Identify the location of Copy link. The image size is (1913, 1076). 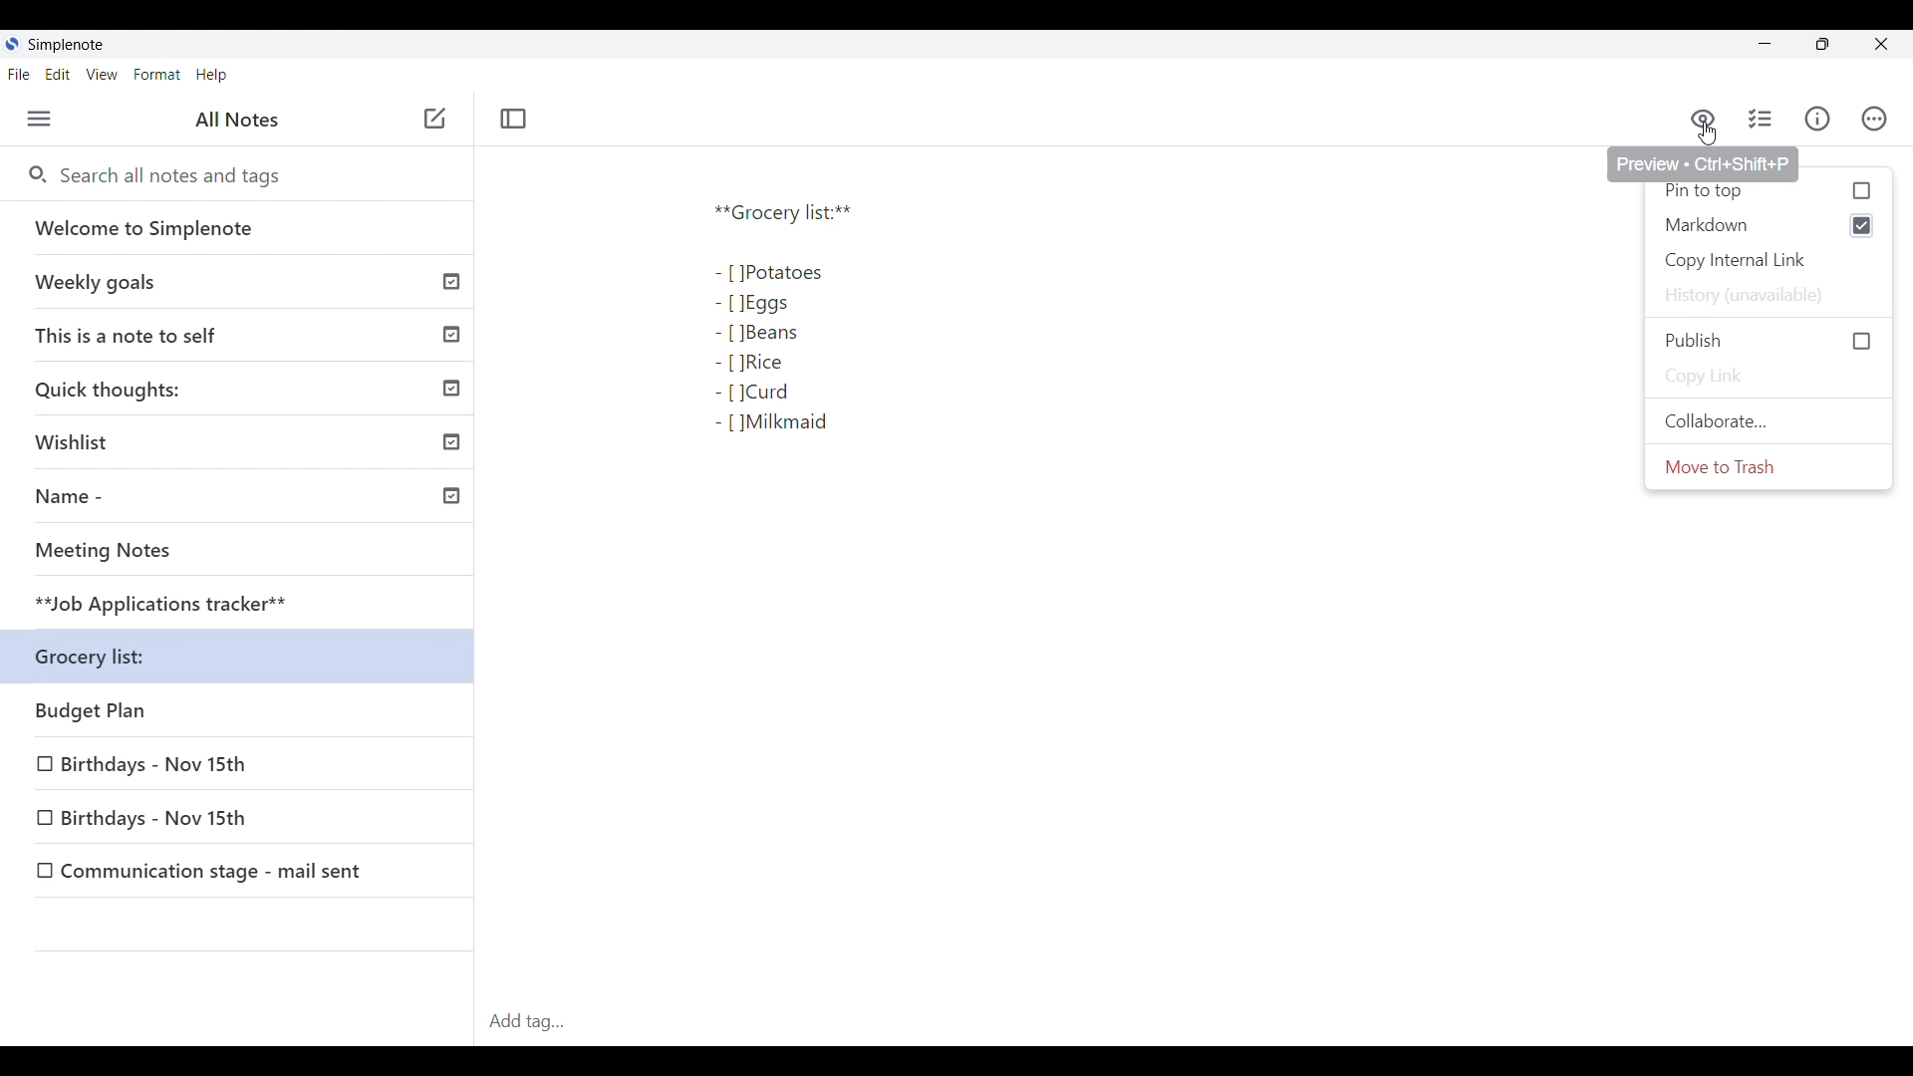
(1772, 378).